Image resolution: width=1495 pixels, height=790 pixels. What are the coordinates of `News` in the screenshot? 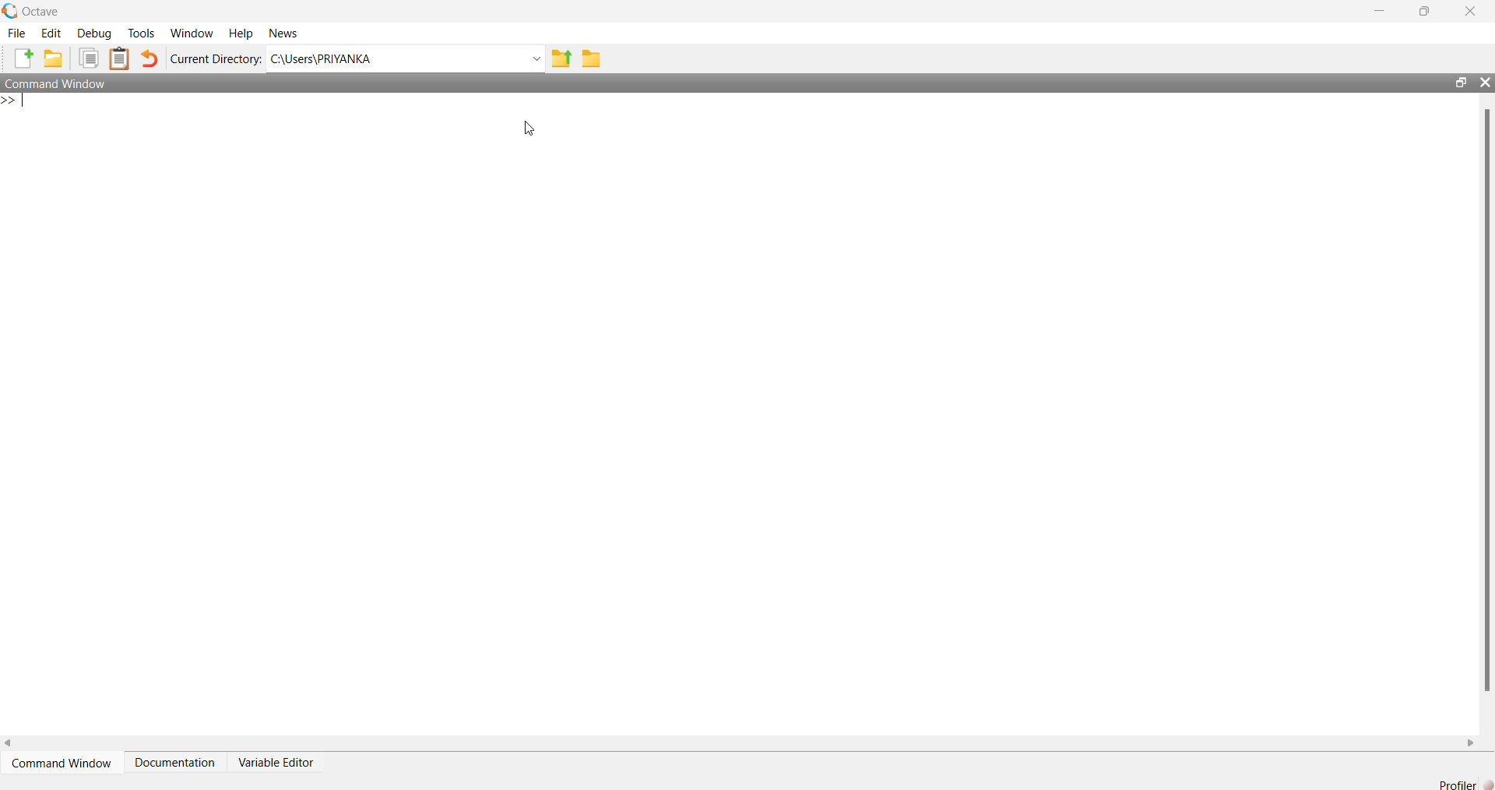 It's located at (283, 34).